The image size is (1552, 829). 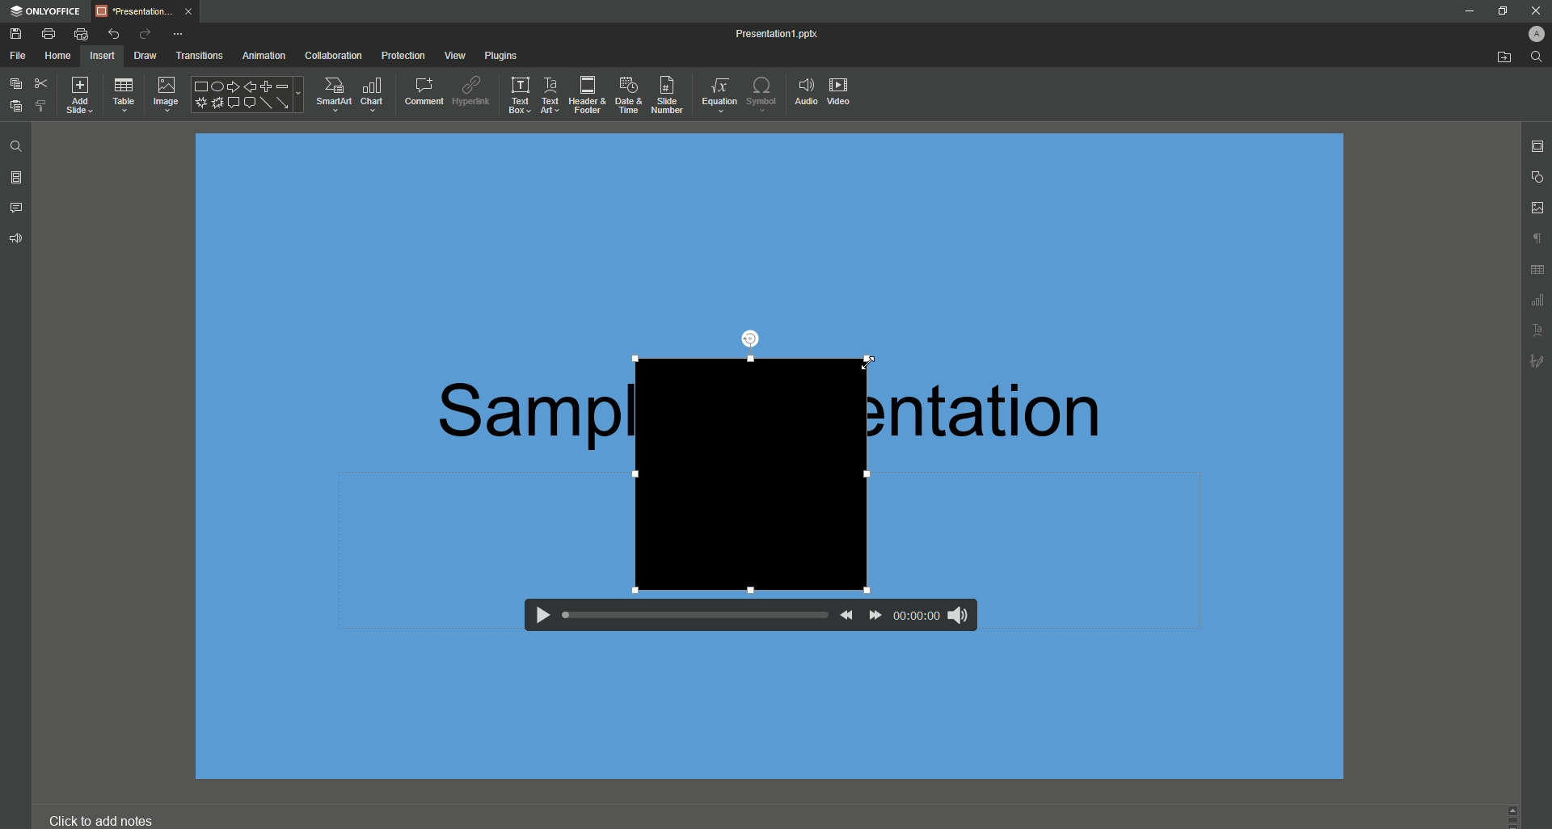 What do you see at coordinates (333, 94) in the screenshot?
I see `SmartArt` at bounding box center [333, 94].